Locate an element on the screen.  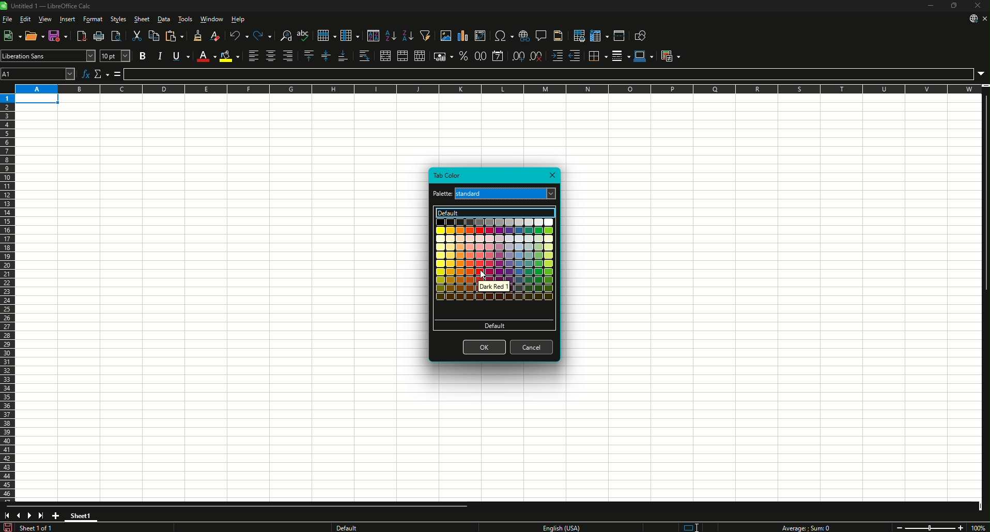
Column names is located at coordinates (498, 89).